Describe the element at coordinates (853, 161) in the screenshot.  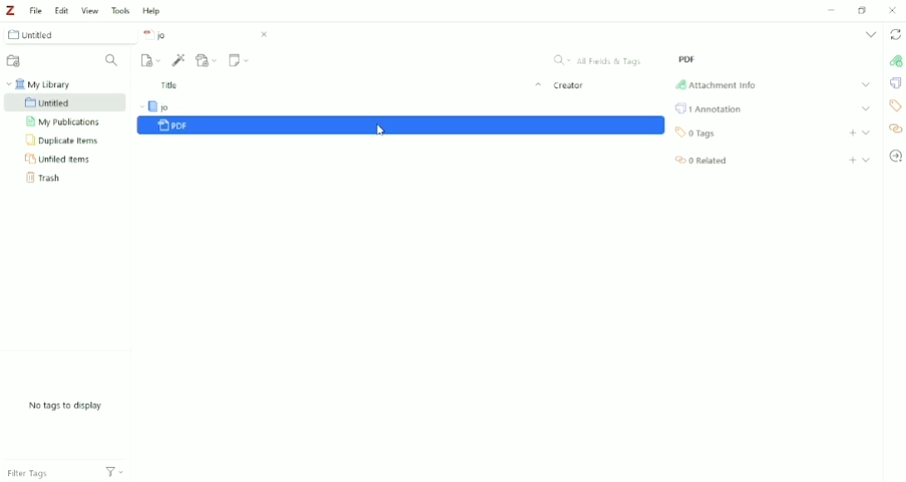
I see `Add` at that location.